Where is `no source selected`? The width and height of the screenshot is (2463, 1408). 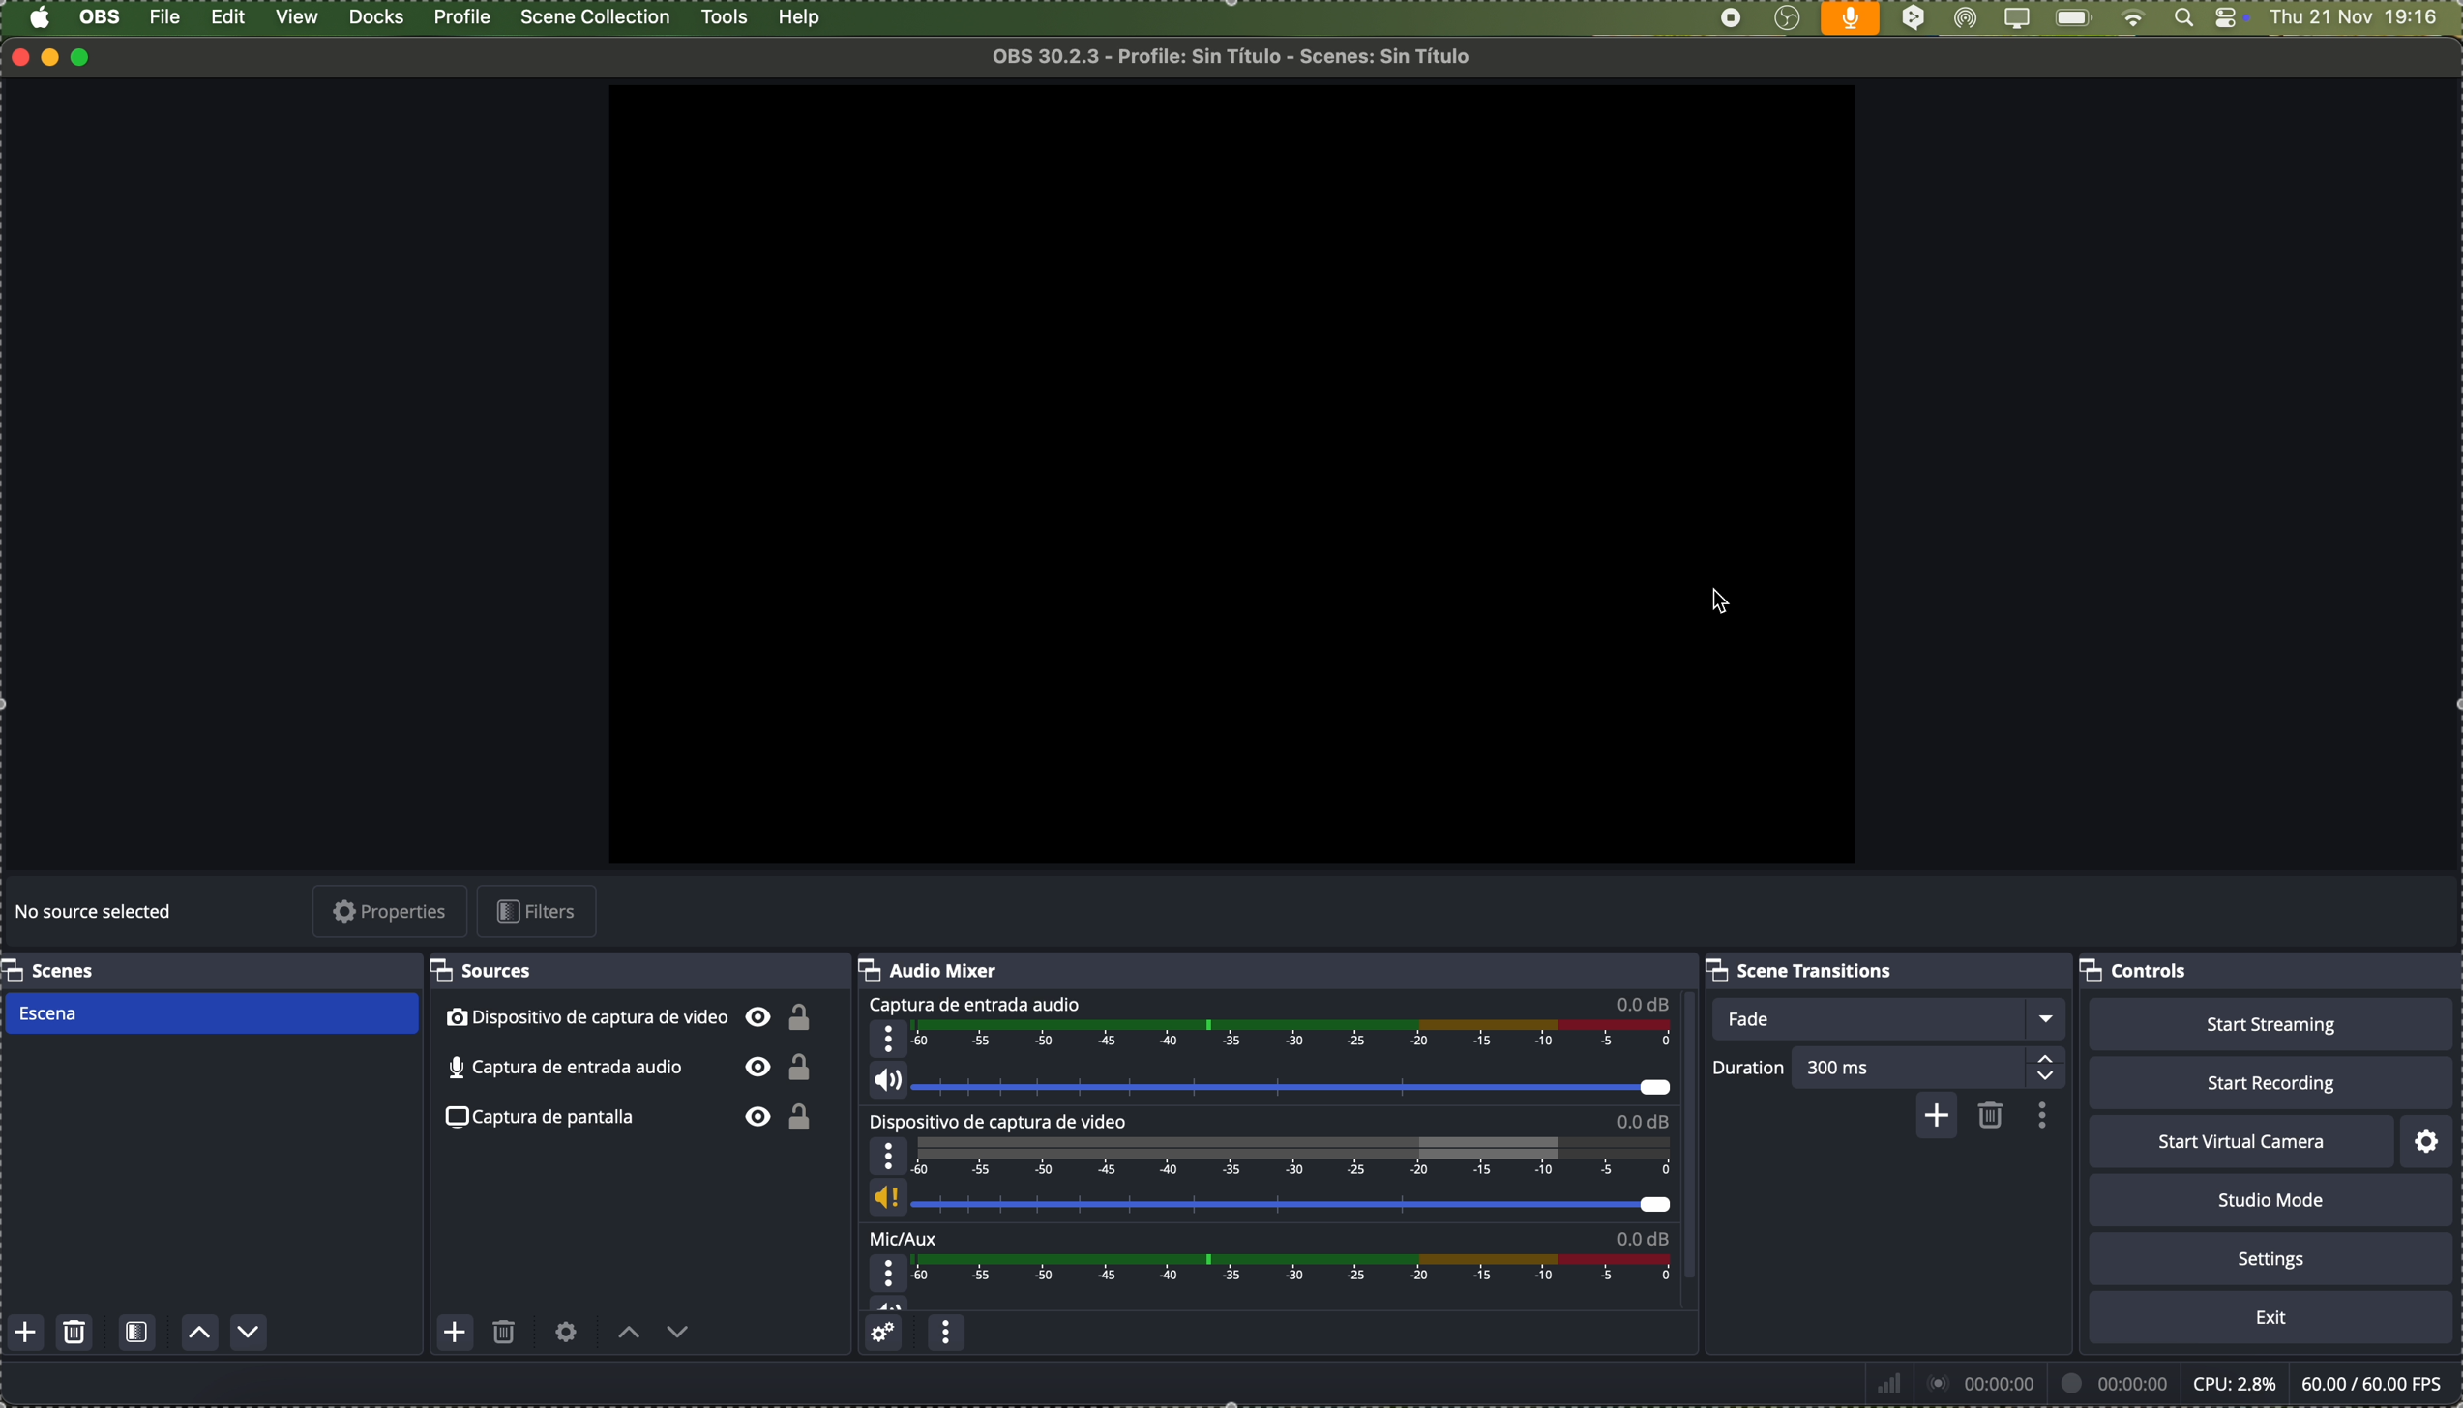 no source selected is located at coordinates (97, 914).